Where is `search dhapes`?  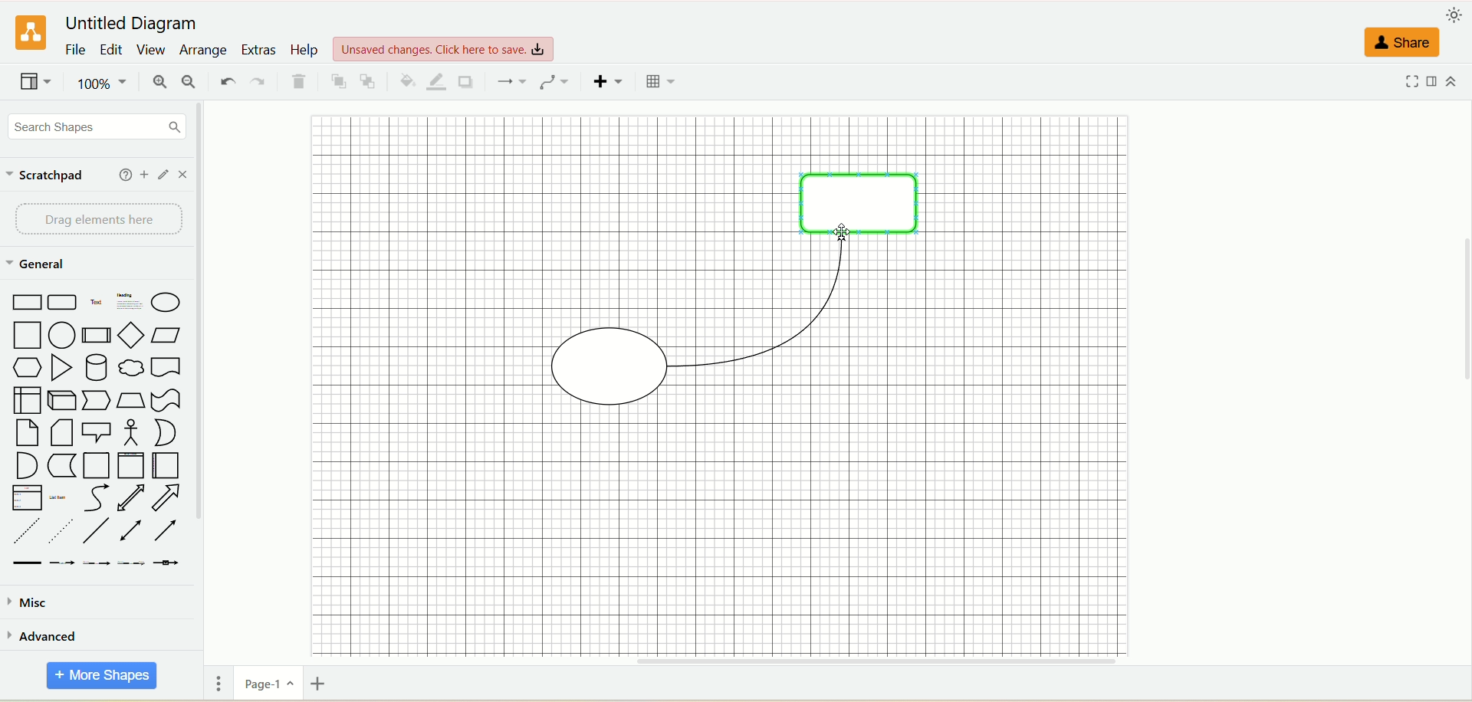 search dhapes is located at coordinates (93, 128).